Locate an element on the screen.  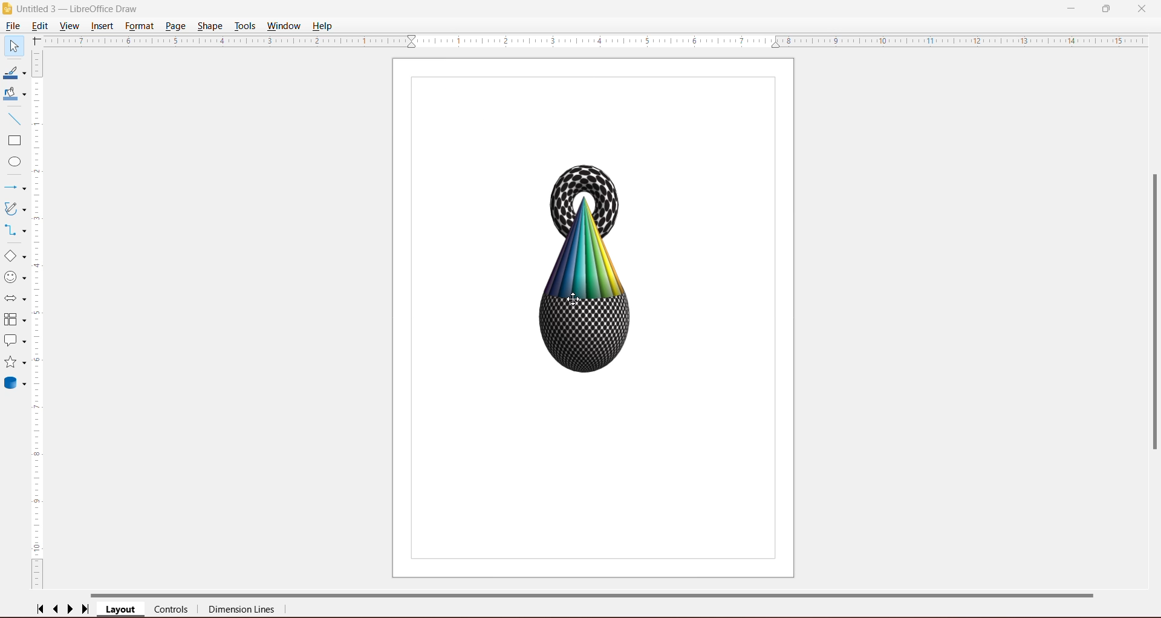
Dimension Lines is located at coordinates (242, 610).